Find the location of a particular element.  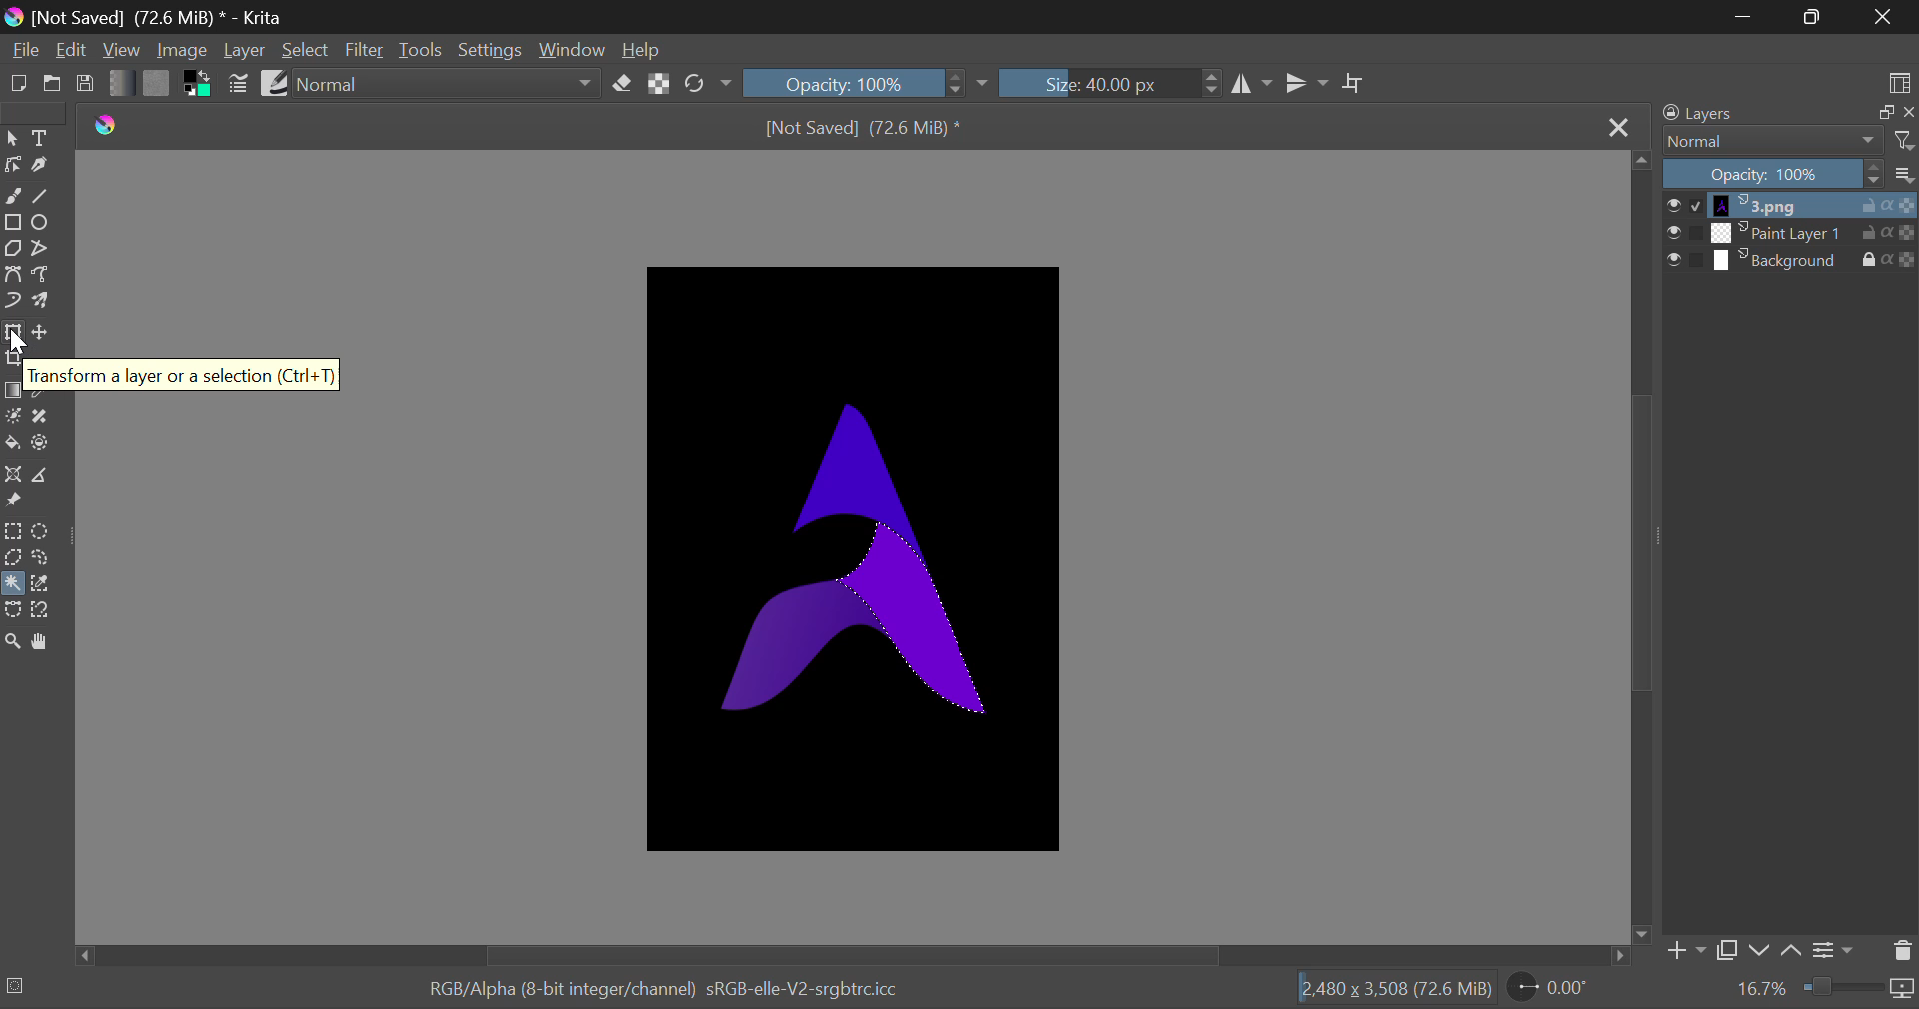

Bezier Curve Selection is located at coordinates (13, 609).